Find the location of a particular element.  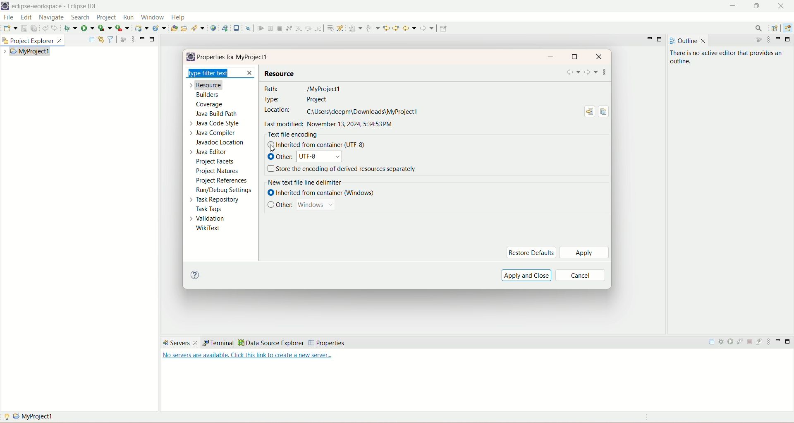

new text file delimiter is located at coordinates (306, 183).